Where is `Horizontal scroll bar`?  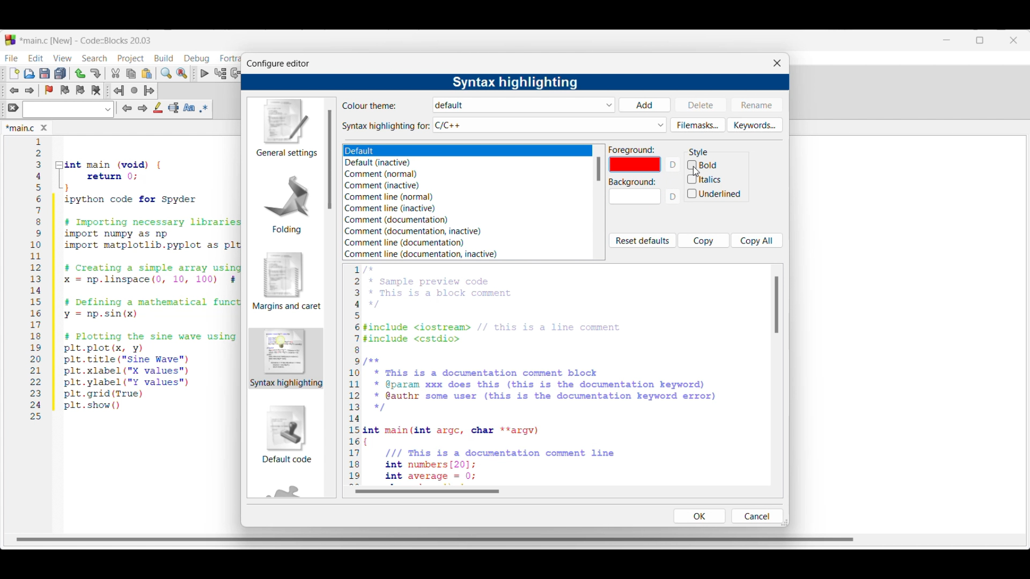 Horizontal scroll bar is located at coordinates (438, 536).